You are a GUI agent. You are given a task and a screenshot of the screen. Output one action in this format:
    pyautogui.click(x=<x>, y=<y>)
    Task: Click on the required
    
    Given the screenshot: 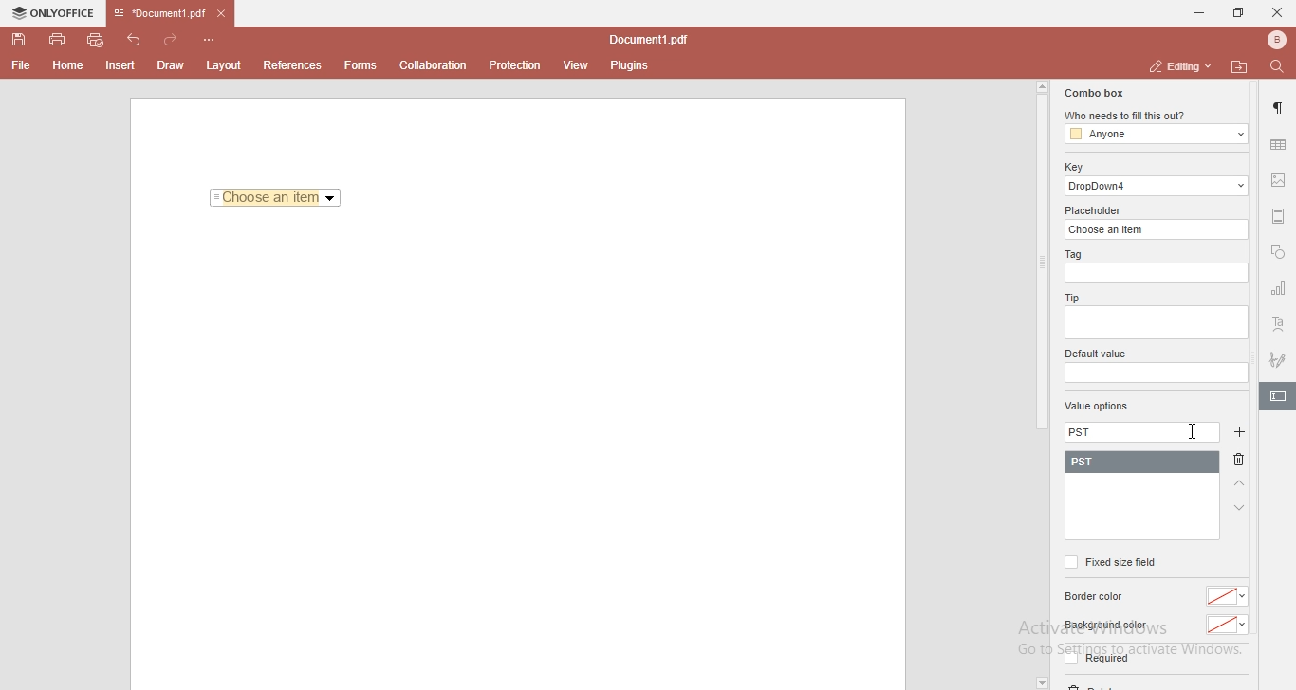 What is the action you would take?
    pyautogui.click(x=1095, y=662)
    